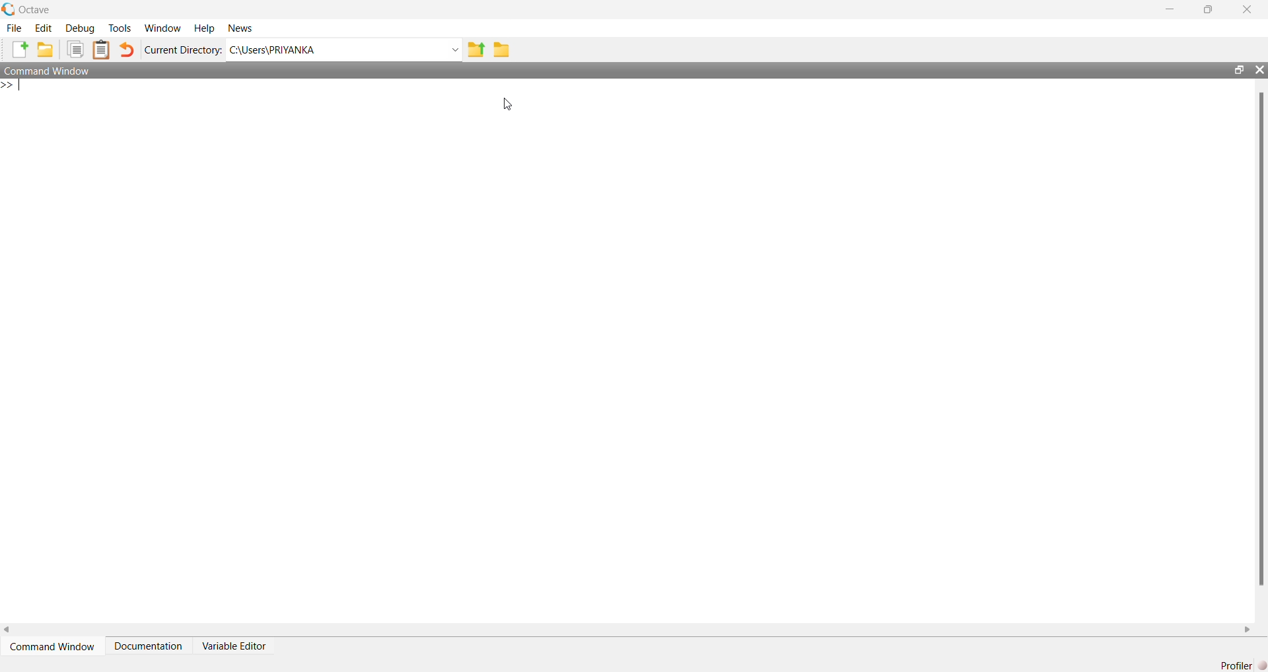 This screenshot has height=672, width=1268. What do you see at coordinates (43, 28) in the screenshot?
I see `Edit` at bounding box center [43, 28].